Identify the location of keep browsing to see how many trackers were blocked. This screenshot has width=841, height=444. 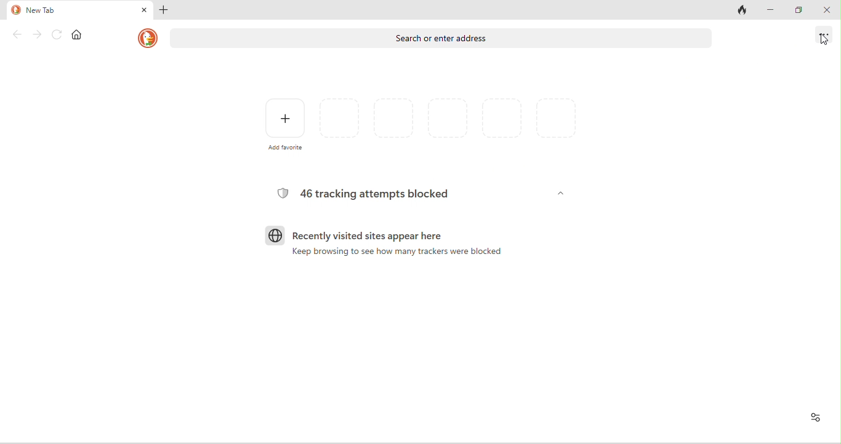
(395, 257).